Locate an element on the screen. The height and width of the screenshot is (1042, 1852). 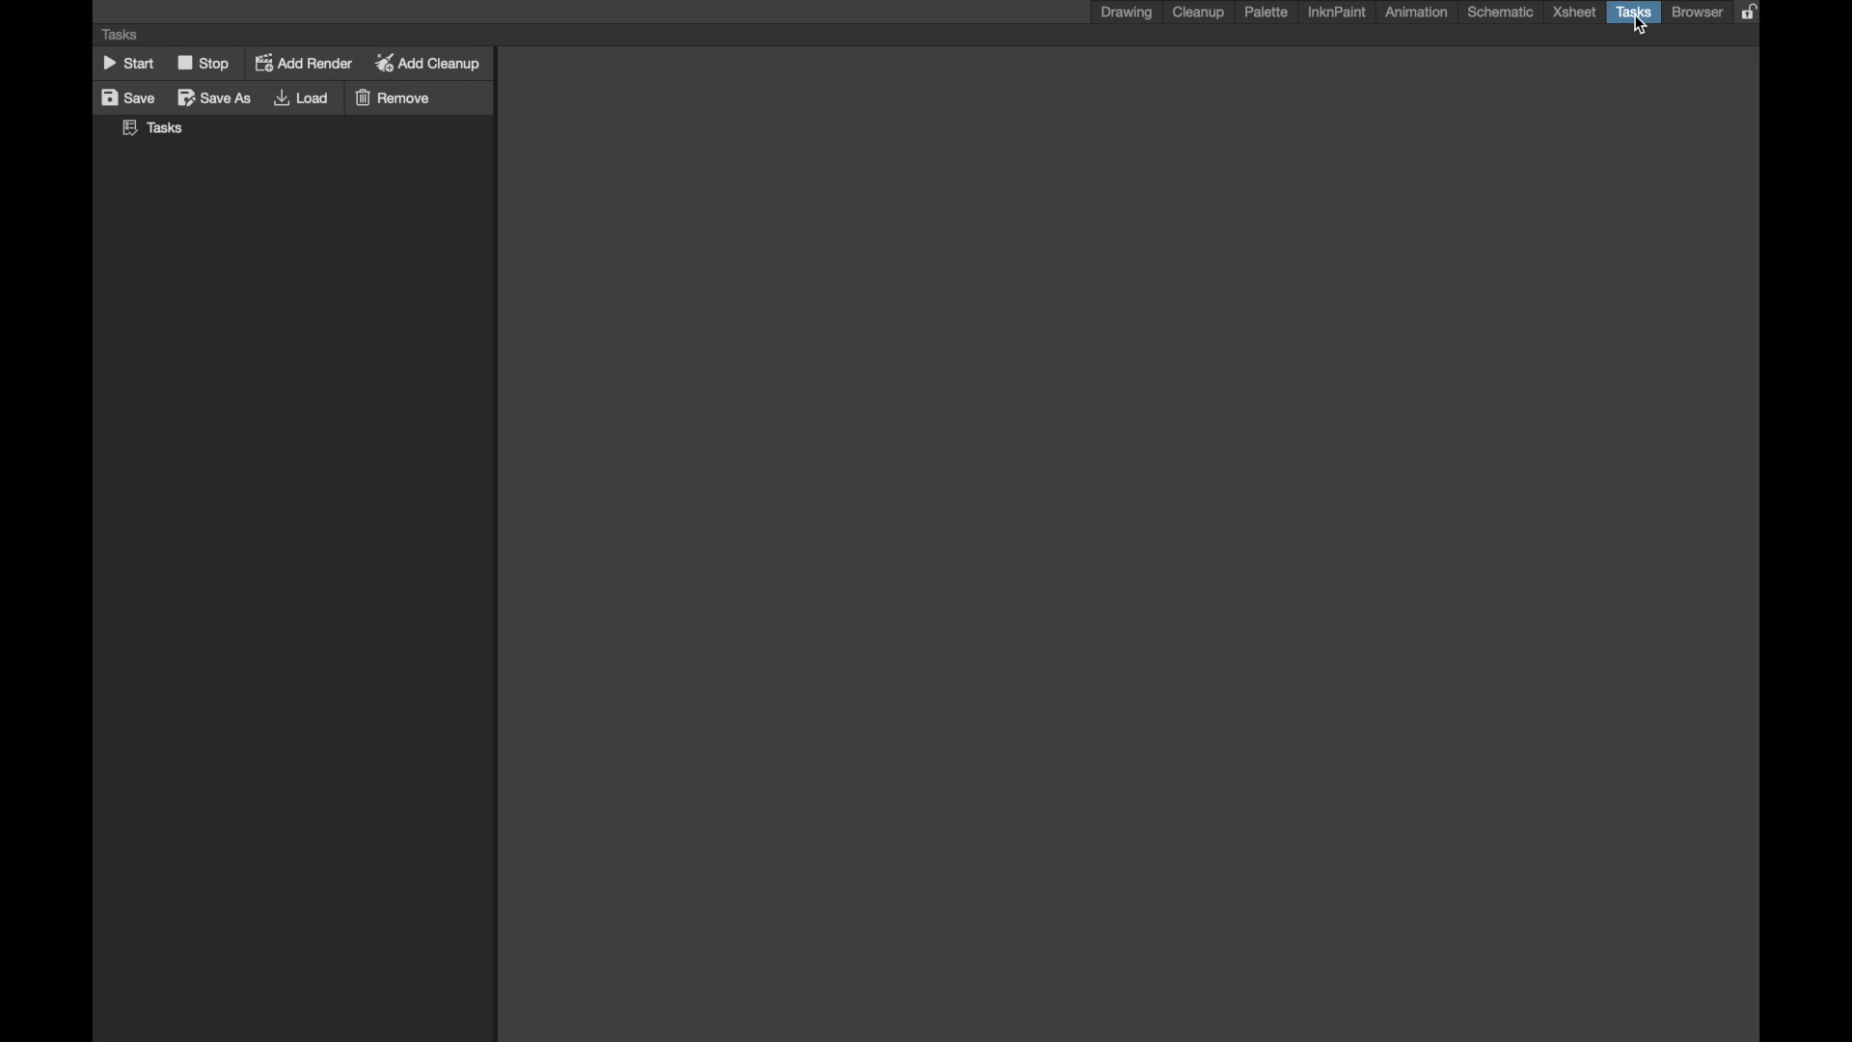
Cursor is located at coordinates (1643, 30).